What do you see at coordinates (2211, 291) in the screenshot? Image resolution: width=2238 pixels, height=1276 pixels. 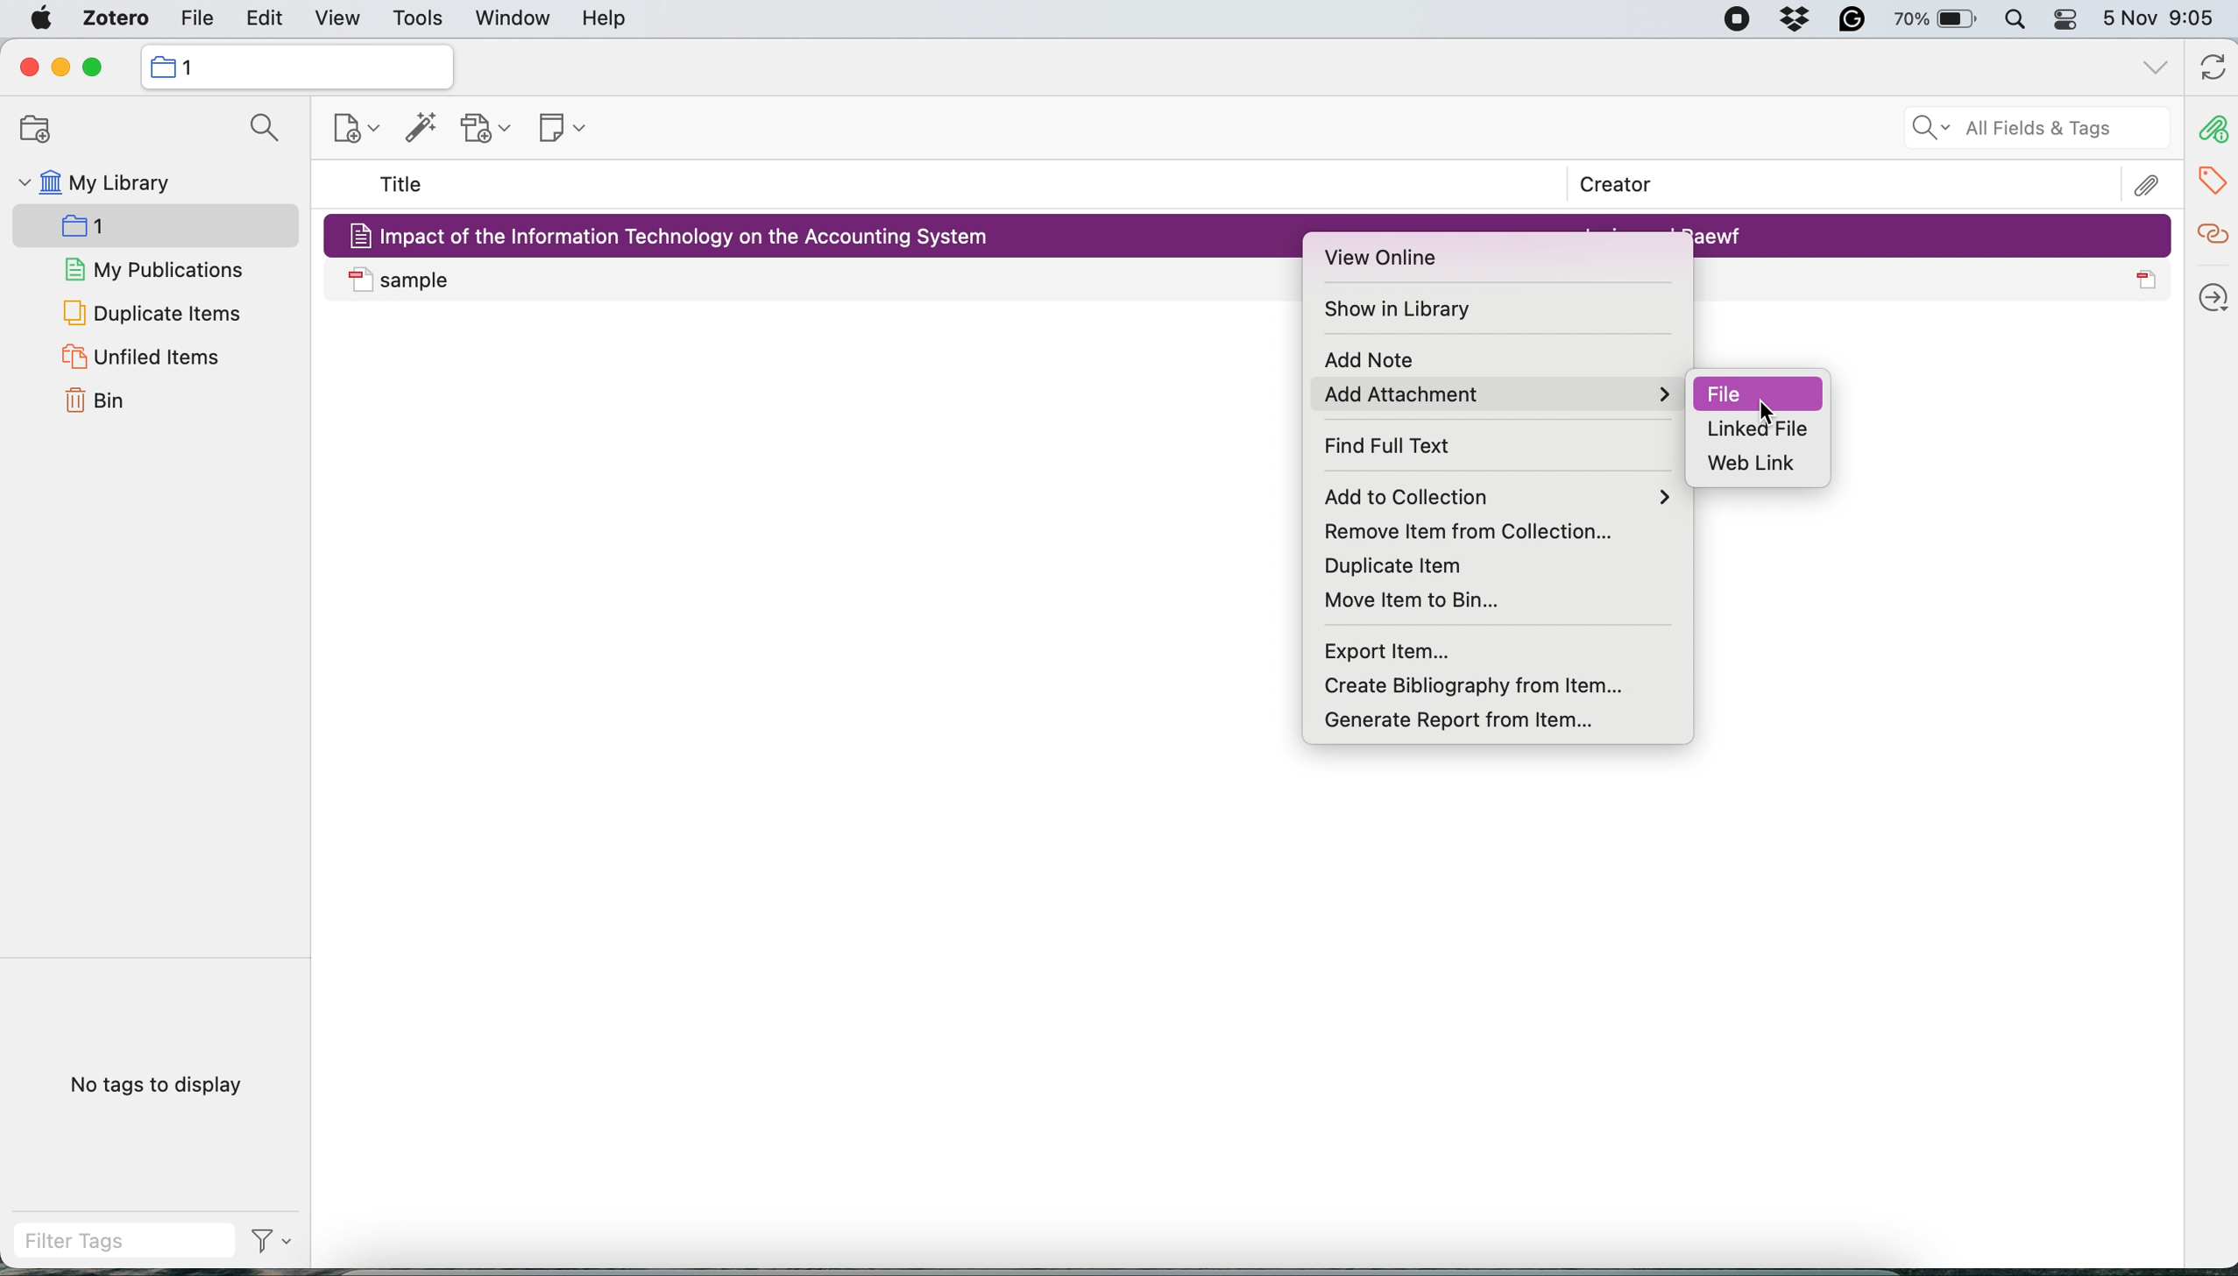 I see `locate` at bounding box center [2211, 291].